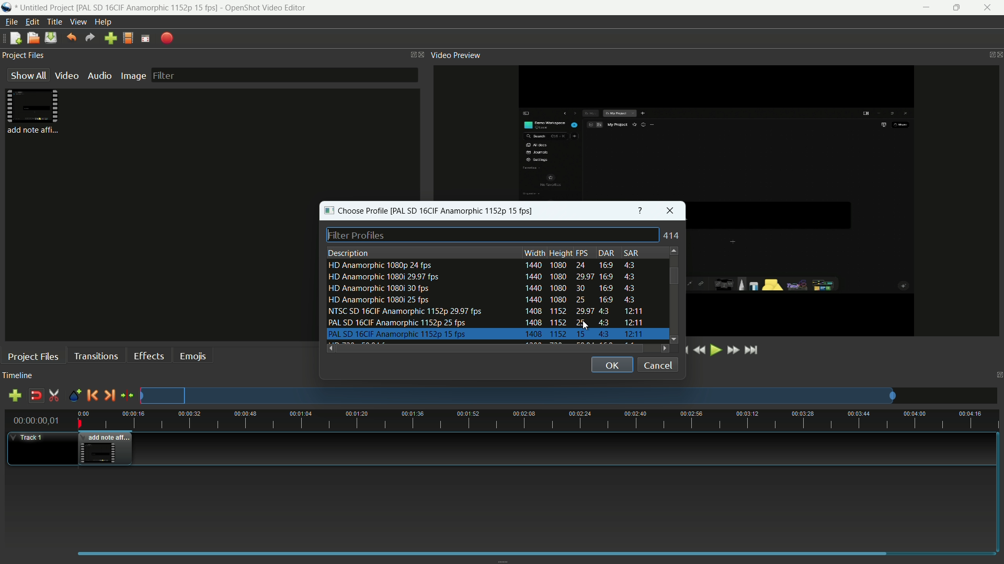 The width and height of the screenshot is (1004, 564). I want to click on profile, so click(129, 38).